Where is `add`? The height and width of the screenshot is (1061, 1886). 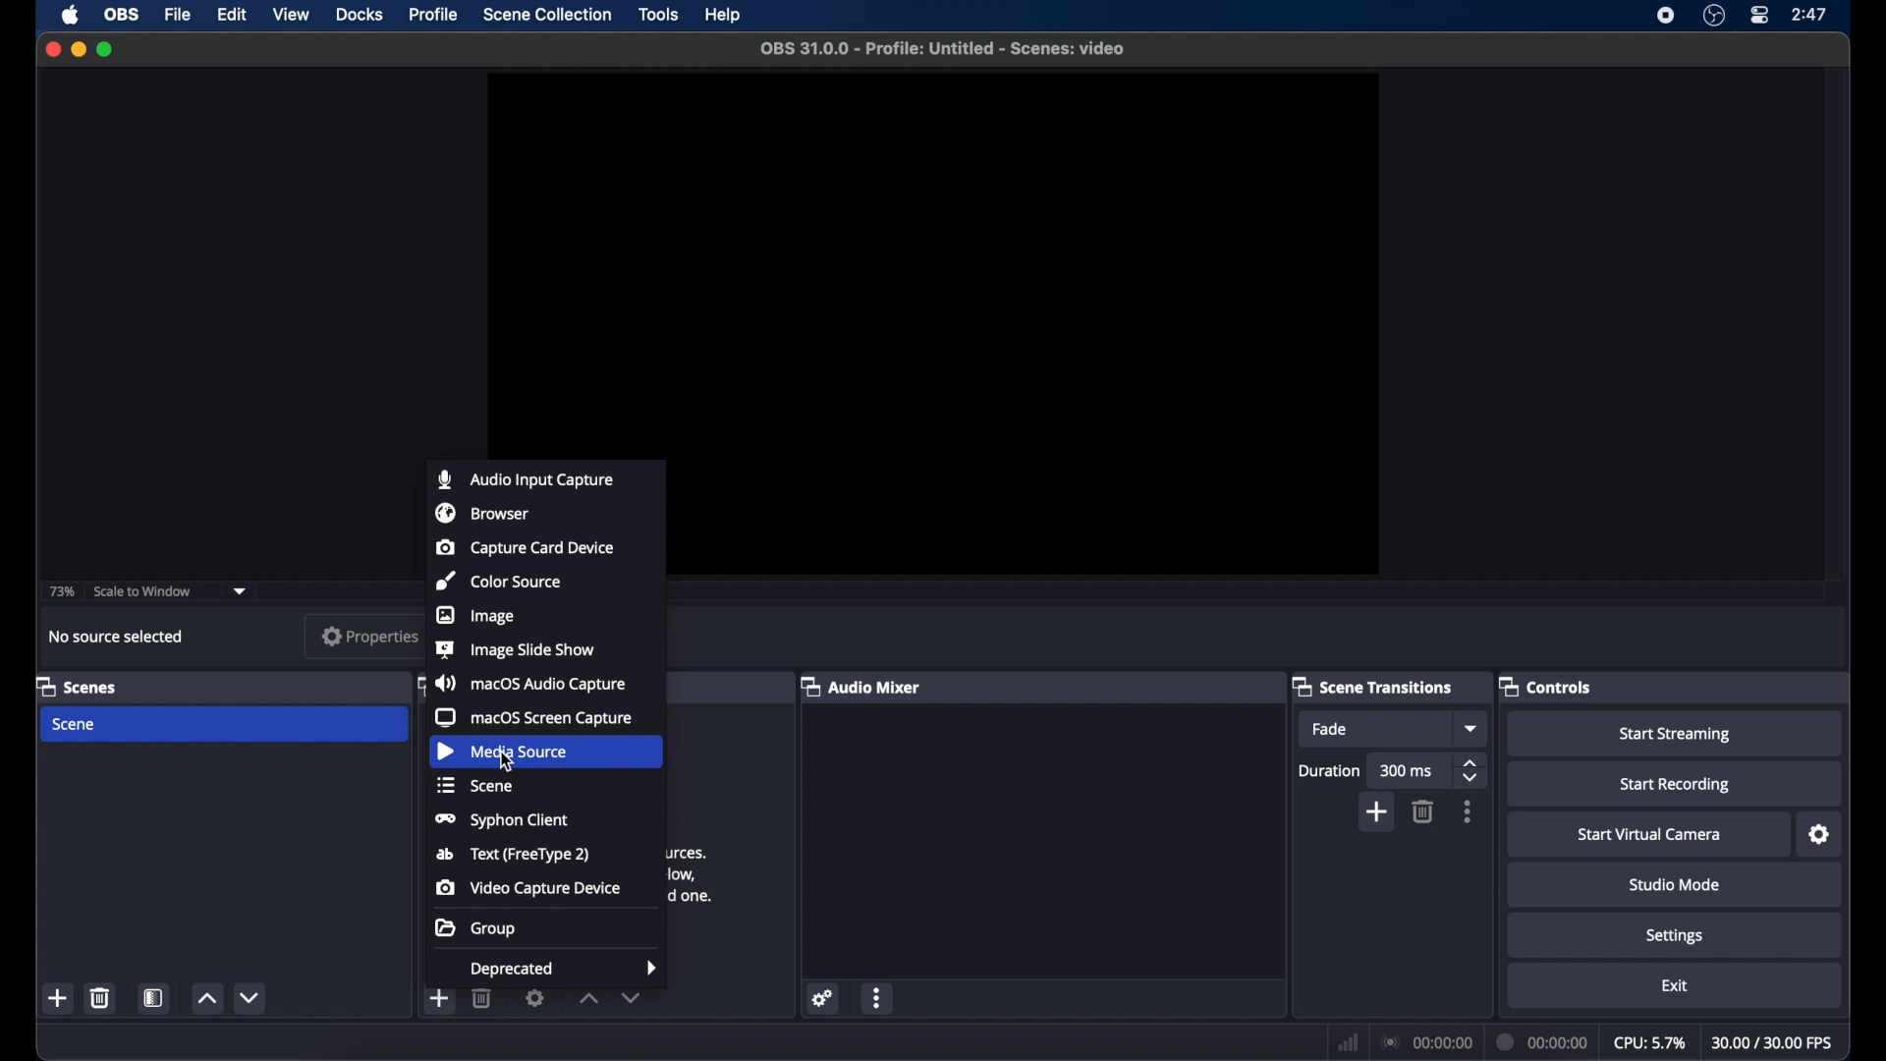
add is located at coordinates (1378, 811).